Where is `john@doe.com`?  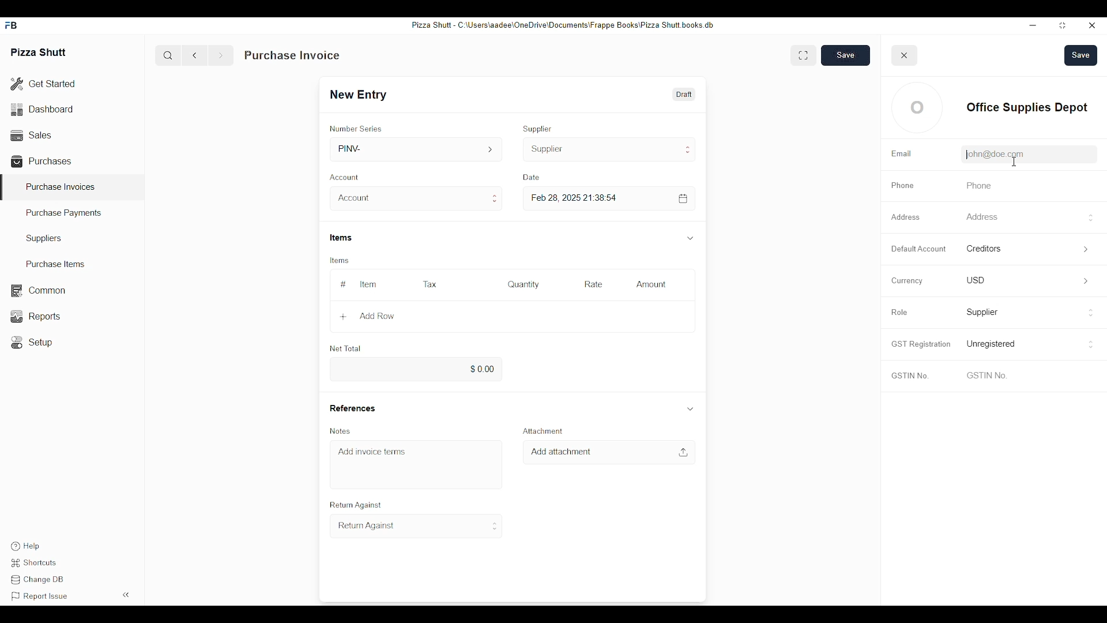
john@doe.com is located at coordinates (993, 154).